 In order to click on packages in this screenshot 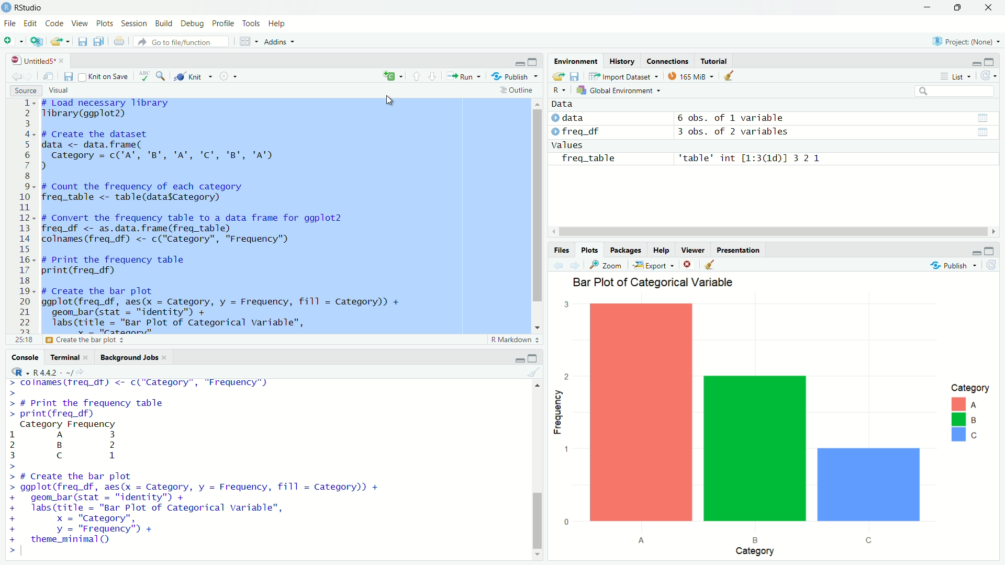, I will do `click(626, 250)`.